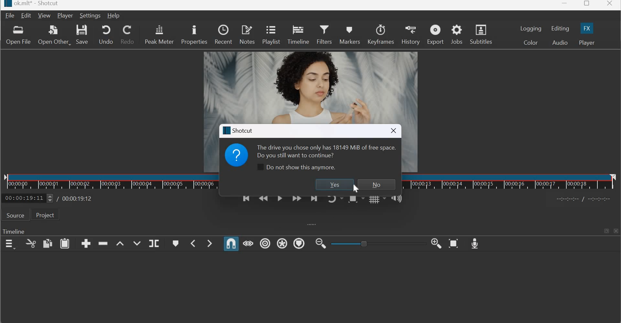 The width and height of the screenshot is (621, 323). Describe the element at coordinates (53, 35) in the screenshot. I see `Open other` at that location.